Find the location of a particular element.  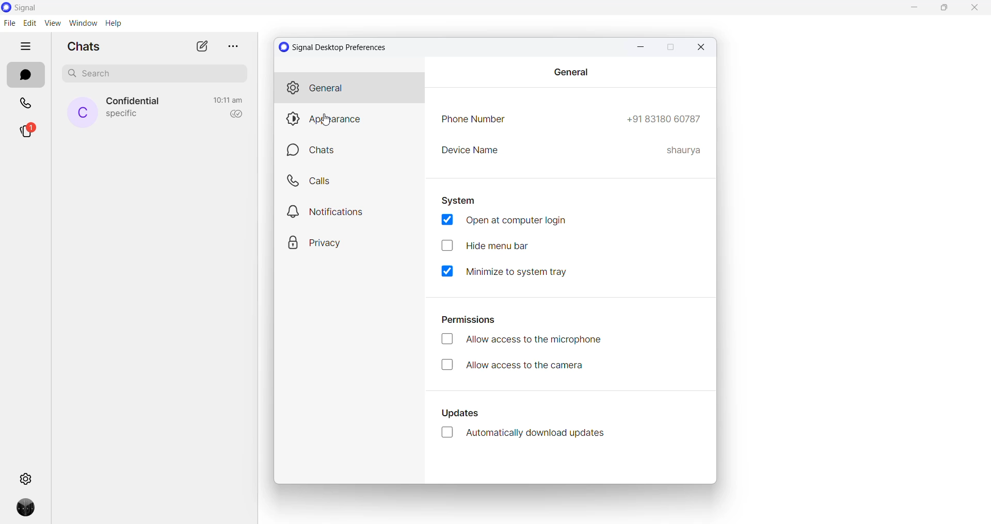

chats is located at coordinates (25, 75).